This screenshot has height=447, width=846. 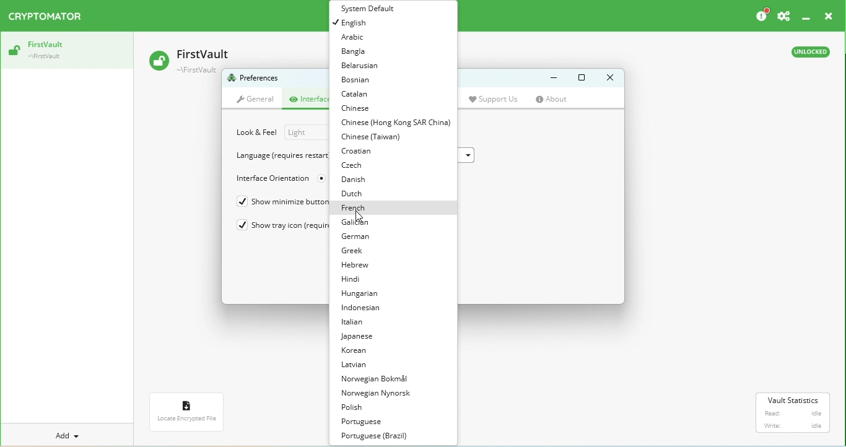 What do you see at coordinates (359, 366) in the screenshot?
I see `Latvian` at bounding box center [359, 366].